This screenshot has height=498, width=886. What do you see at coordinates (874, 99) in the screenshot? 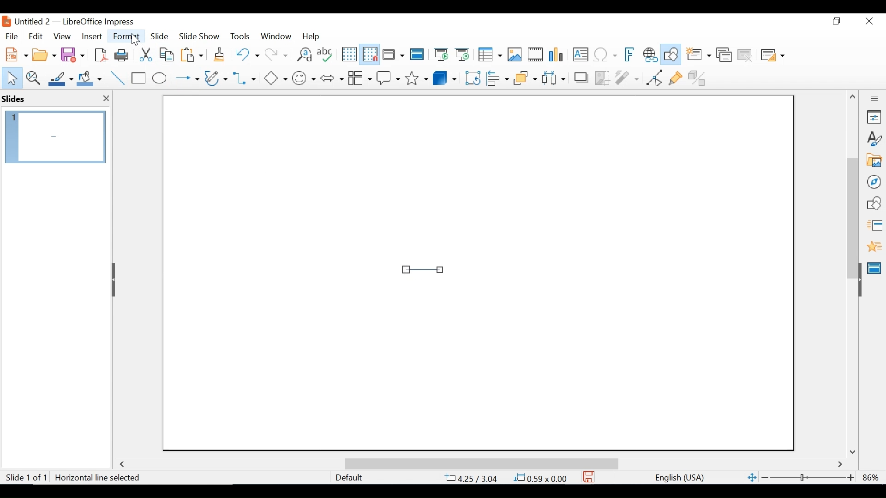
I see `Sidebar Settings` at bounding box center [874, 99].